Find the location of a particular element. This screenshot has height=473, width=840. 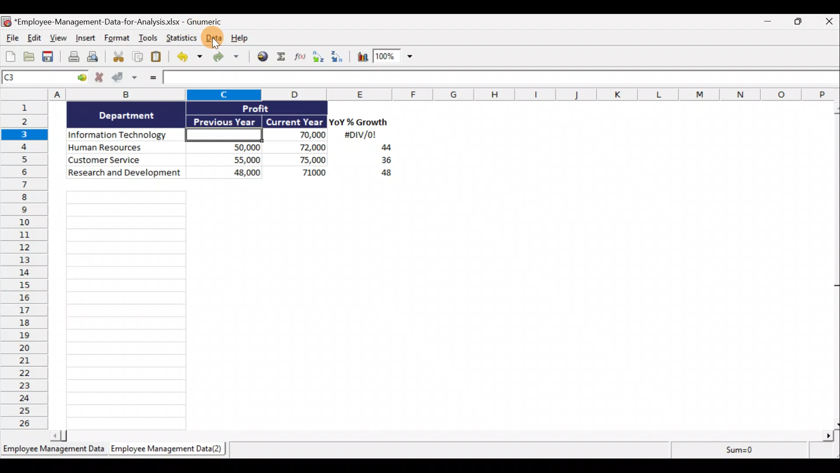

Save current workbook is located at coordinates (49, 57).